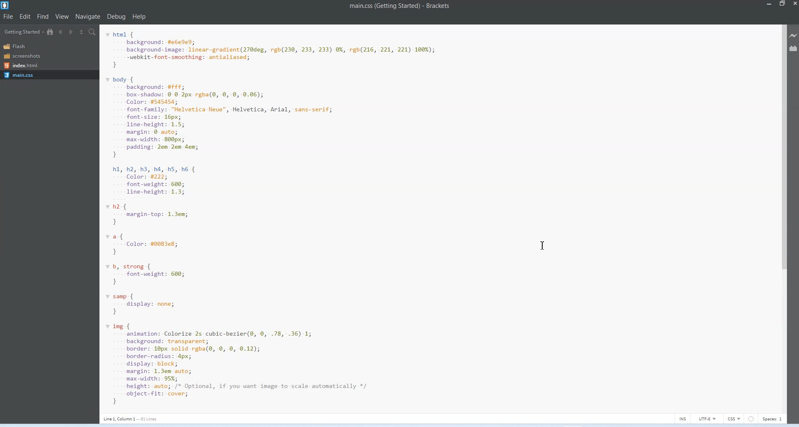 Image resolution: width=799 pixels, height=427 pixels. I want to click on Help, so click(140, 17).